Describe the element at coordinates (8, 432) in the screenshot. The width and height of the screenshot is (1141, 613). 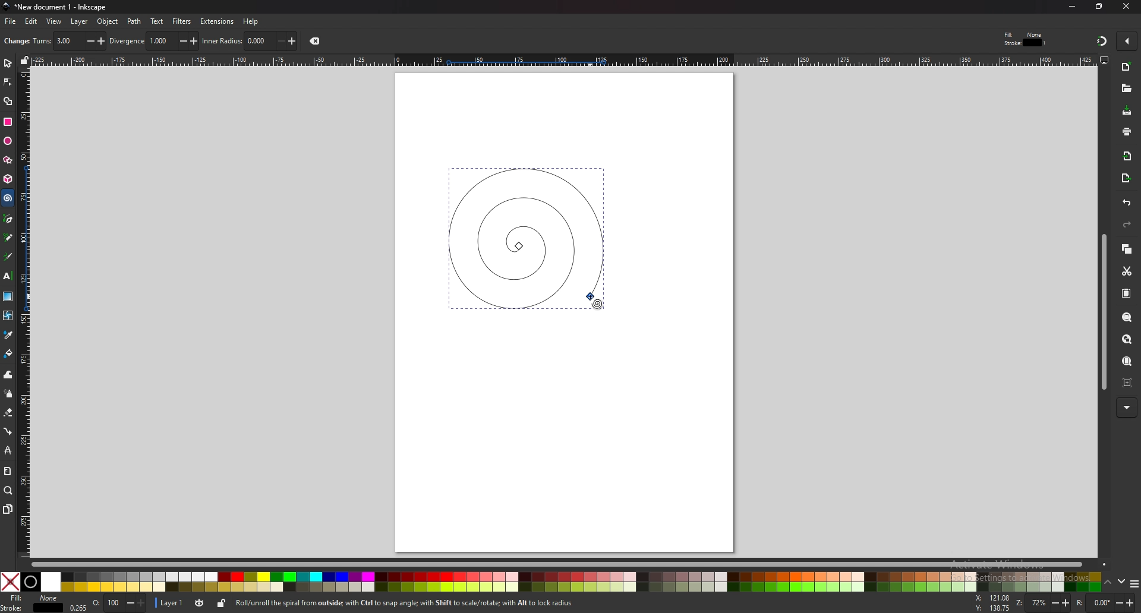
I see `connector` at that location.